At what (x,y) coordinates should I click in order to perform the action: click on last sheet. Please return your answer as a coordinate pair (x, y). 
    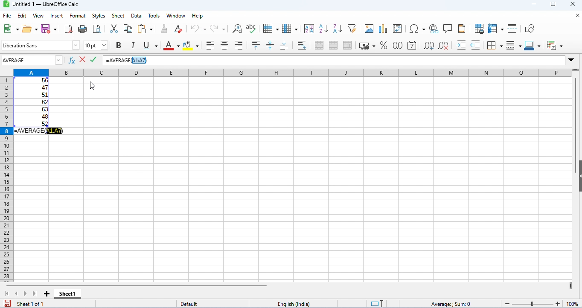
    Looking at the image, I should click on (35, 293).